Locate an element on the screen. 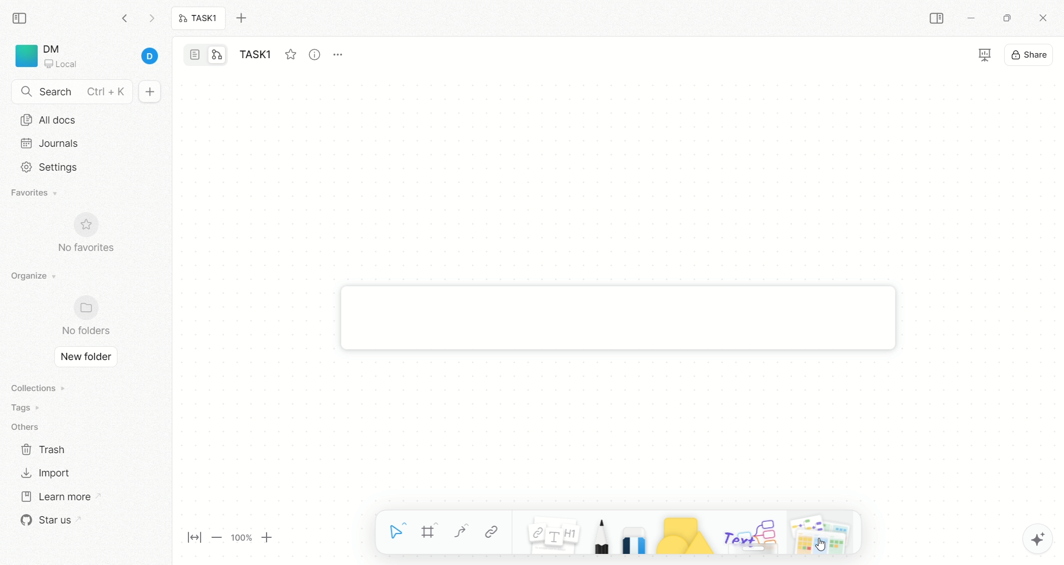  view is located at coordinates (975, 56).